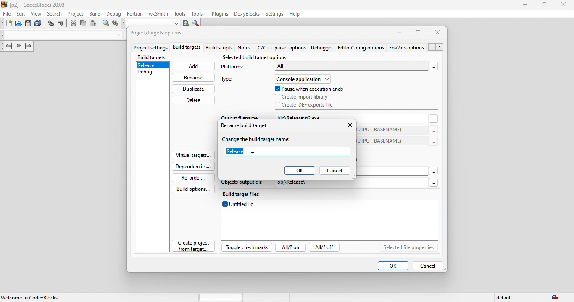 This screenshot has height=302, width=574. Describe the element at coordinates (93, 24) in the screenshot. I see `paste` at that location.